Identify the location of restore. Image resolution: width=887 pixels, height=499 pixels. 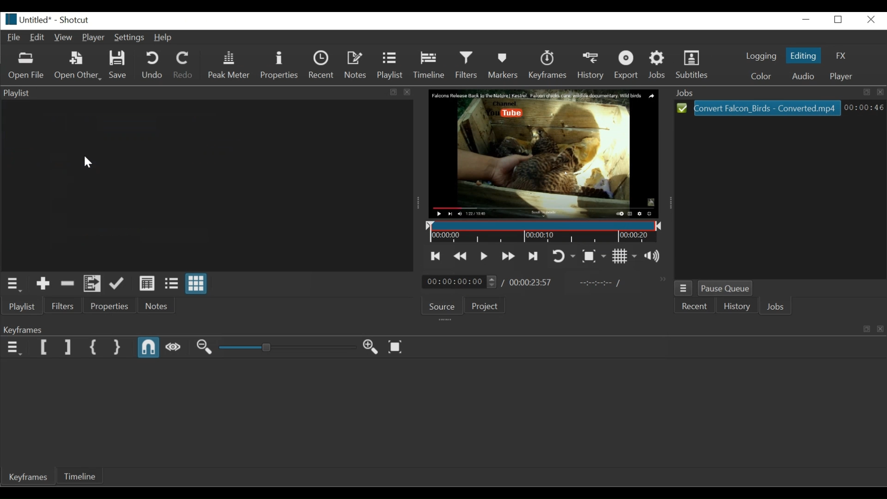
(864, 328).